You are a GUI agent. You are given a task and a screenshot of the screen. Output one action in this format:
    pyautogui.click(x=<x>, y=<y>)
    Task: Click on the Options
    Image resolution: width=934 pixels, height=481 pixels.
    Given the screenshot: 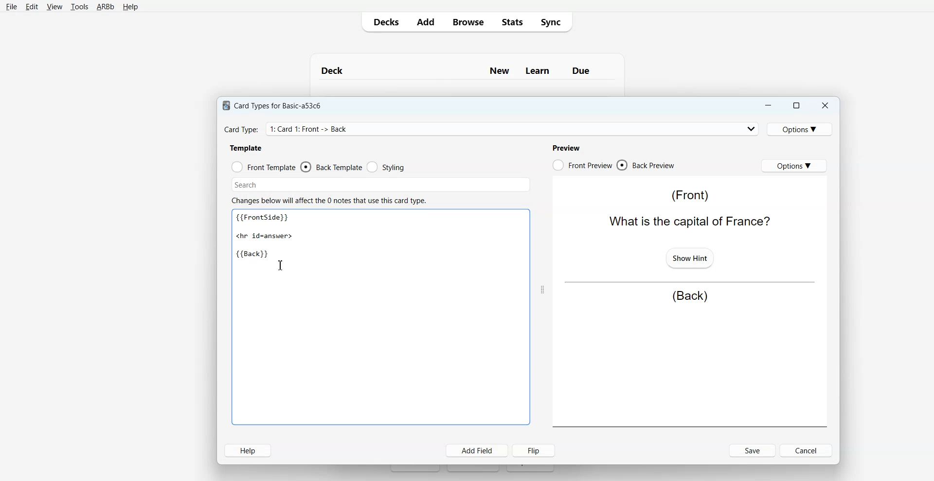 What is the action you would take?
    pyautogui.click(x=801, y=129)
    